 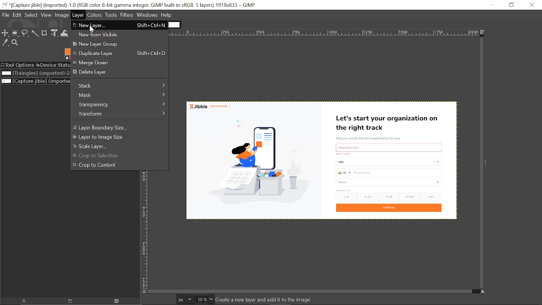 What do you see at coordinates (16, 15) in the screenshot?
I see `Edit` at bounding box center [16, 15].